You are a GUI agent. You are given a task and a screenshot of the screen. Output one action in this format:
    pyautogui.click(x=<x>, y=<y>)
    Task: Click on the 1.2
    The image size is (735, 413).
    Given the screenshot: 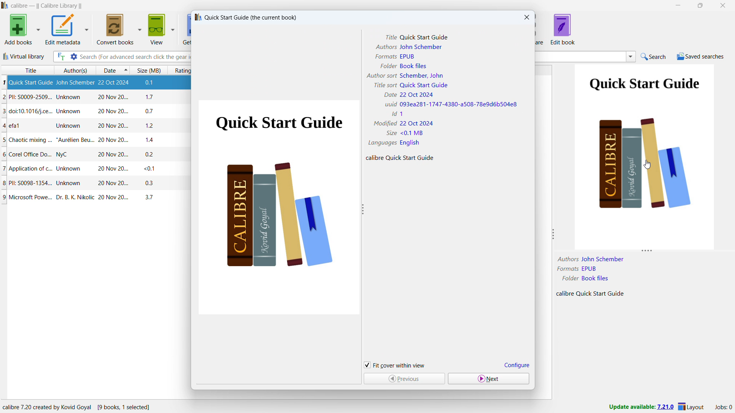 What is the action you would take?
    pyautogui.click(x=149, y=126)
    